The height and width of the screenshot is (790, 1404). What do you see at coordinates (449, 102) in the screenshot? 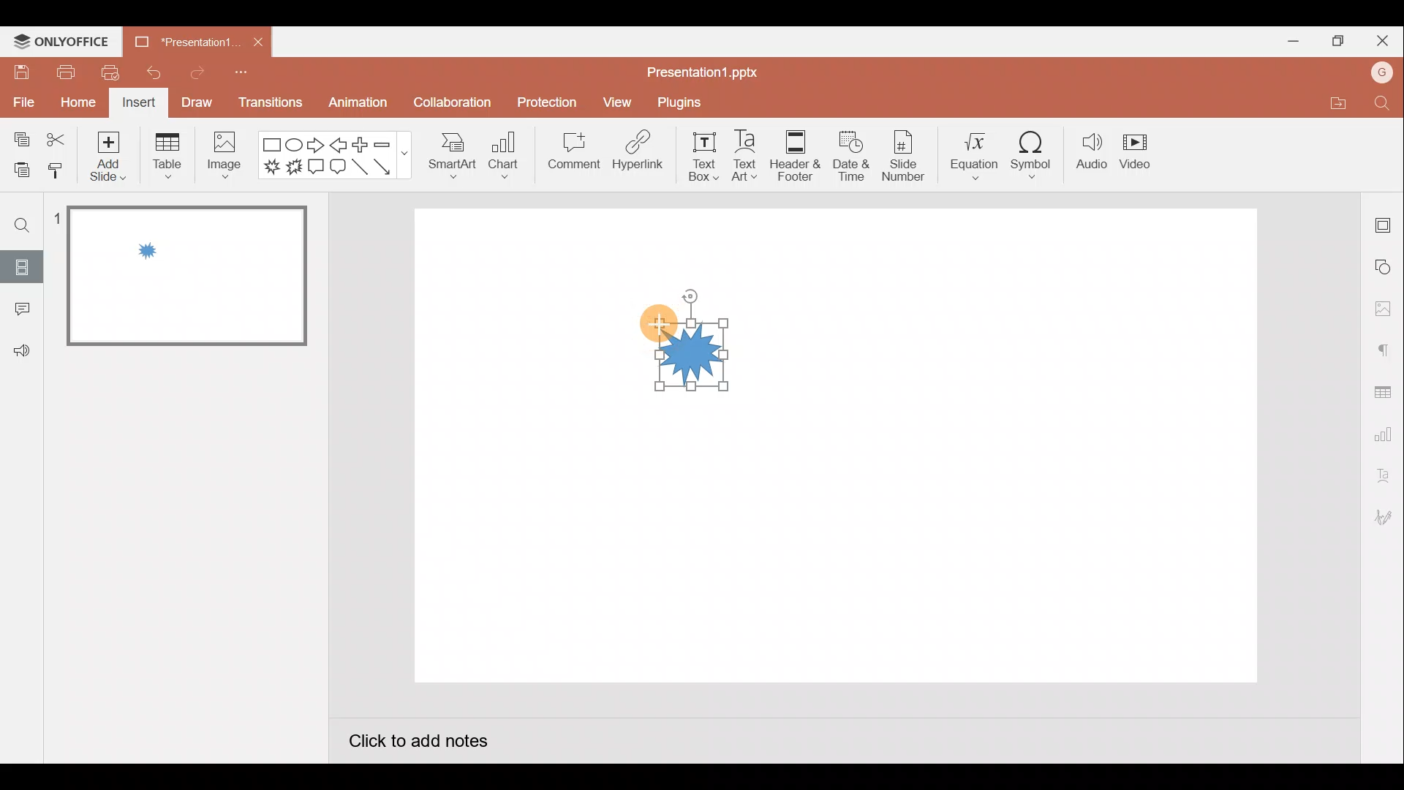
I see `Collaboration` at bounding box center [449, 102].